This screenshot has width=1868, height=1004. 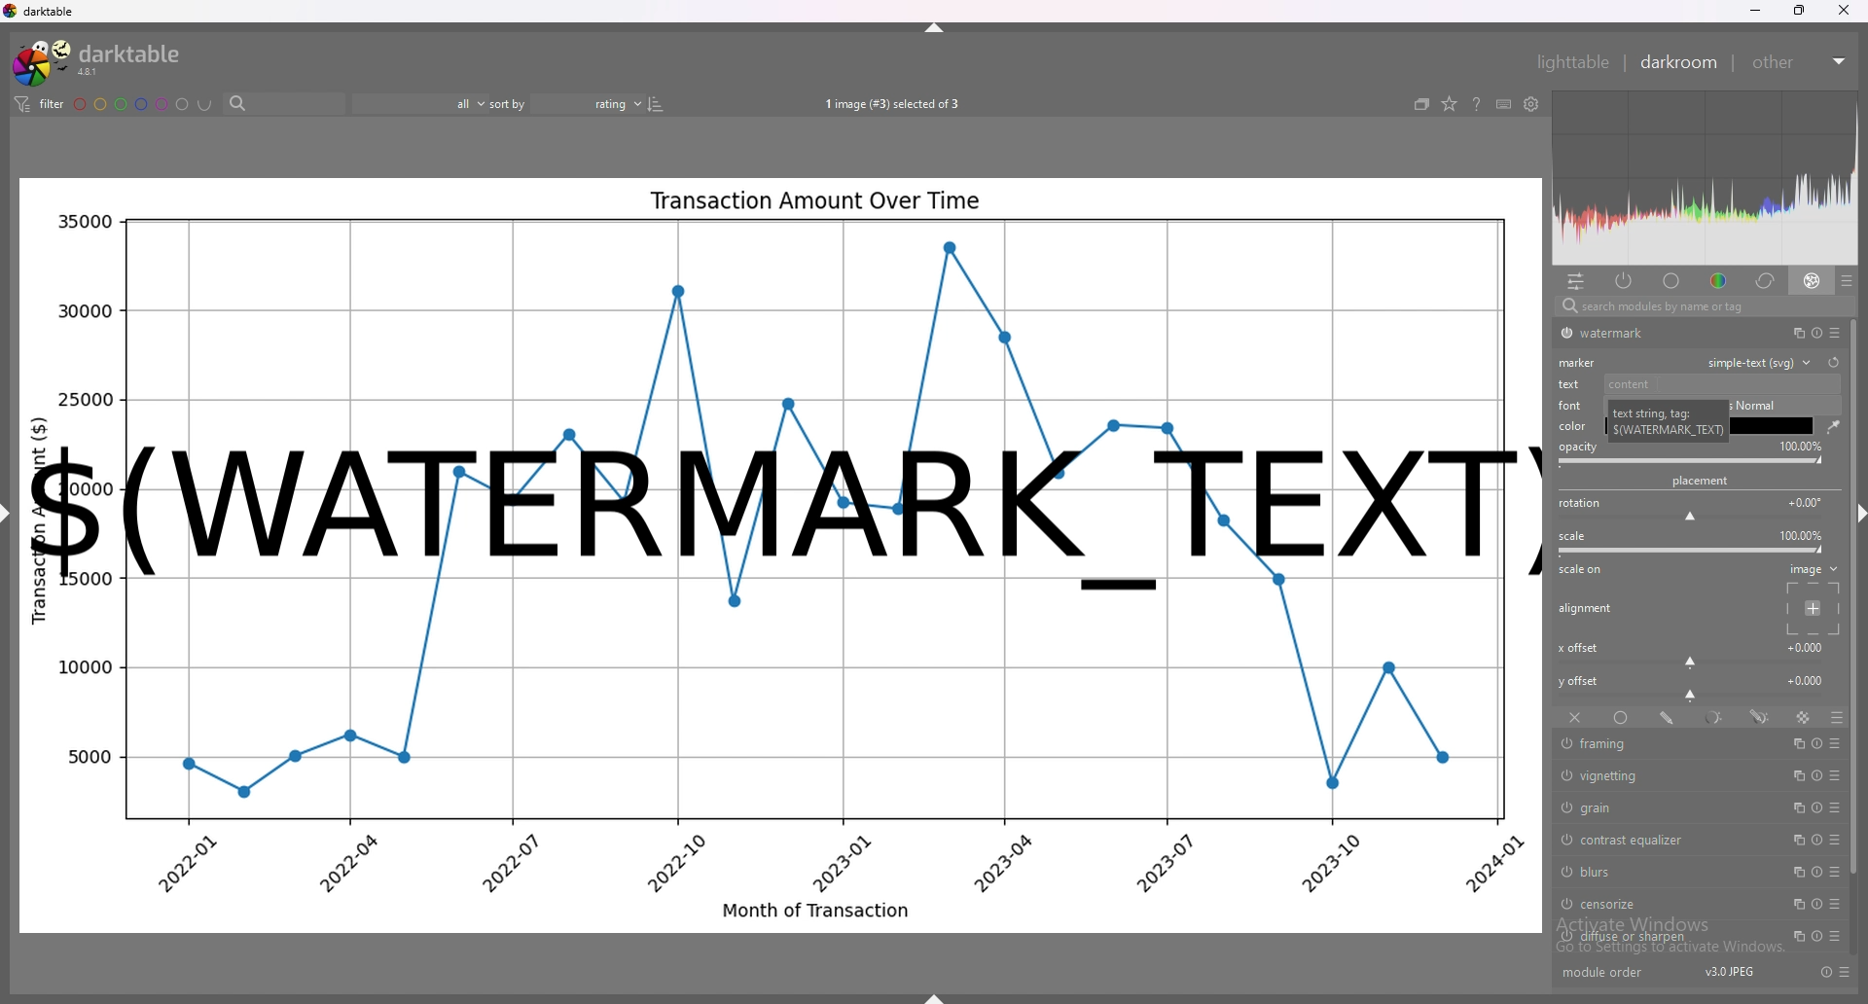 I want to click on text, so click(x=1572, y=384).